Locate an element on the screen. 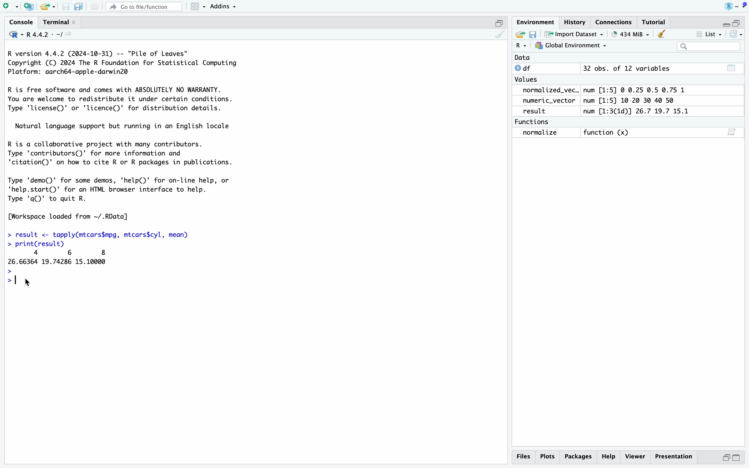  Search is located at coordinates (708, 46).